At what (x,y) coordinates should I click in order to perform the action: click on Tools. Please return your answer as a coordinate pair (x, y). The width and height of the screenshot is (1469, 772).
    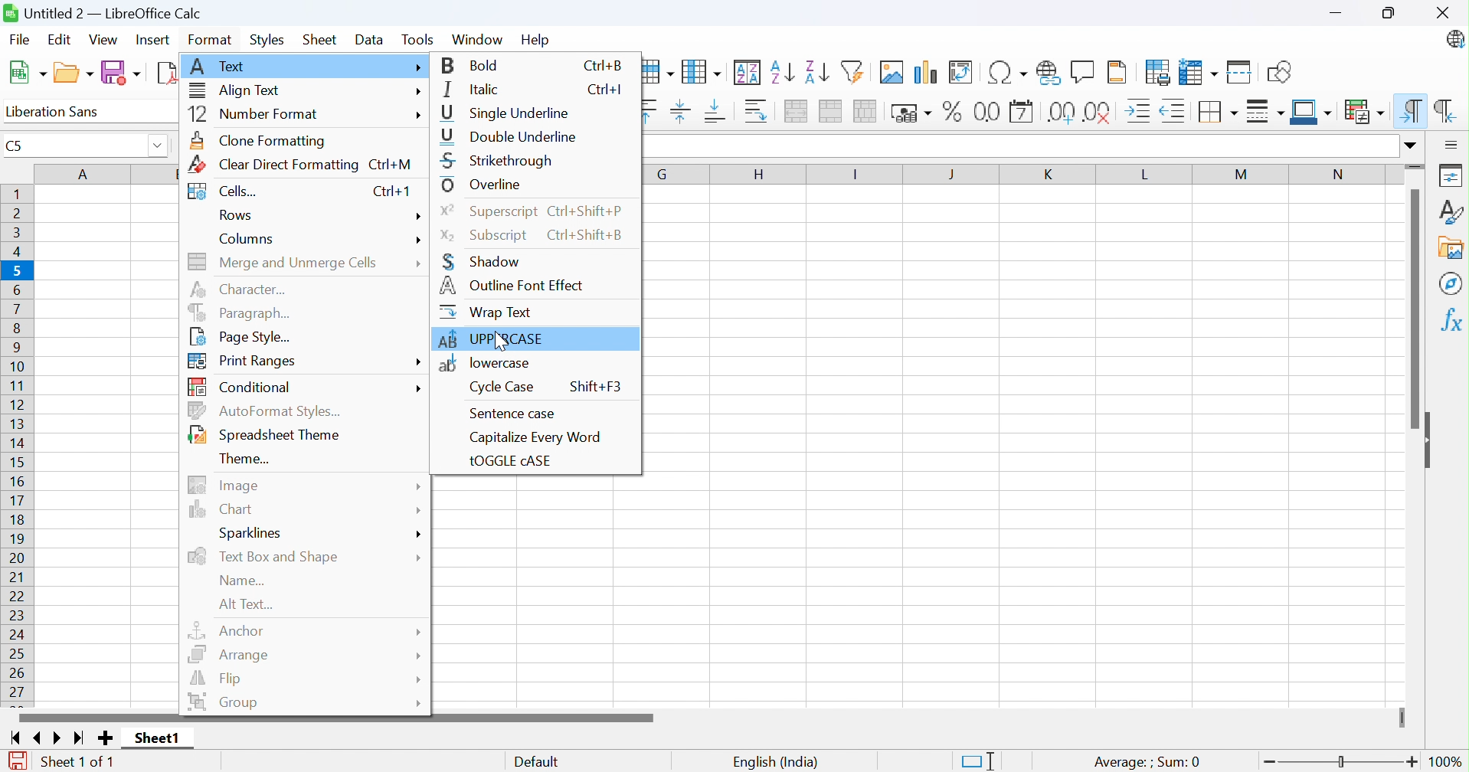
    Looking at the image, I should click on (418, 39).